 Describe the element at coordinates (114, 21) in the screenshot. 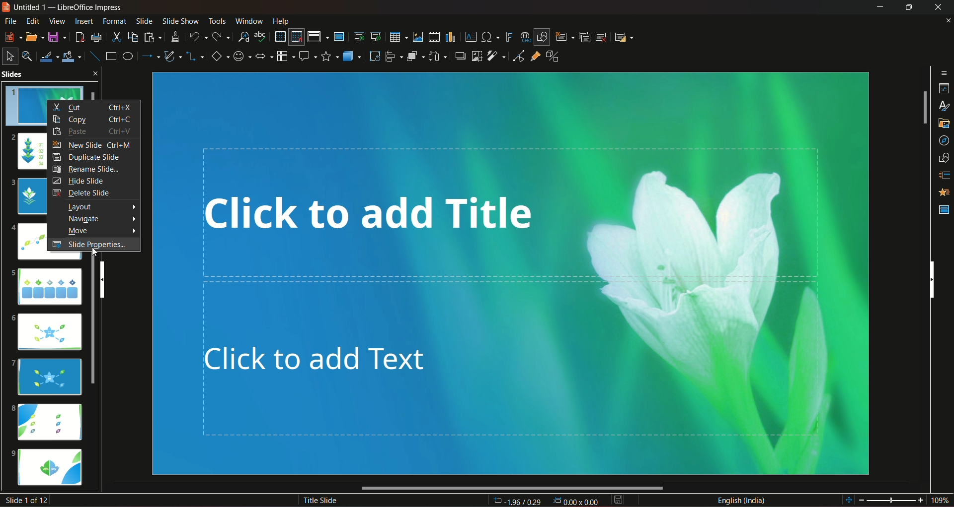

I see `format` at that location.